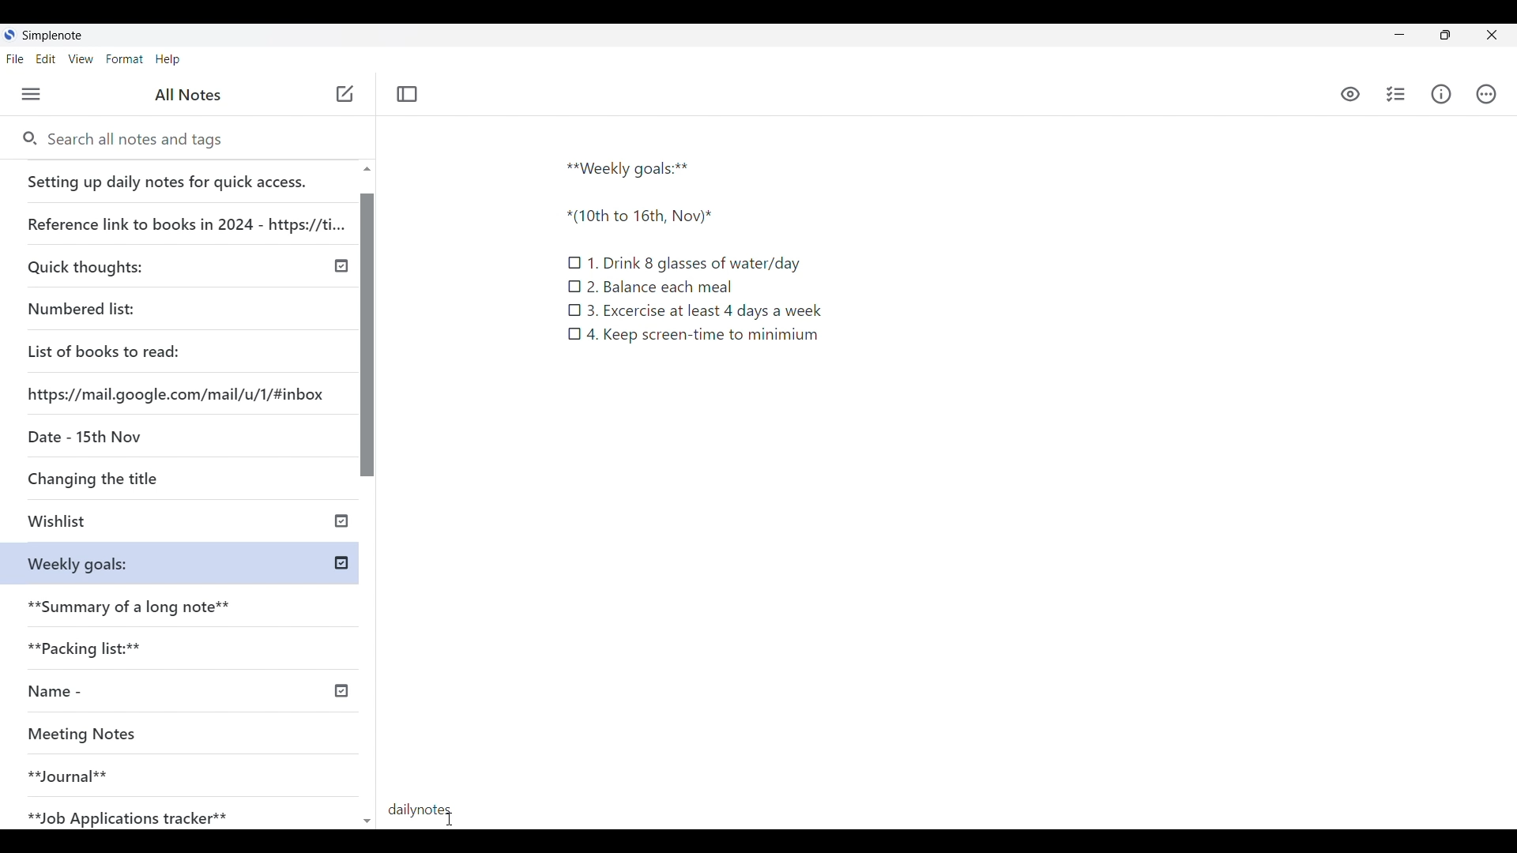  What do you see at coordinates (341, 564) in the screenshot?
I see `published` at bounding box center [341, 564].